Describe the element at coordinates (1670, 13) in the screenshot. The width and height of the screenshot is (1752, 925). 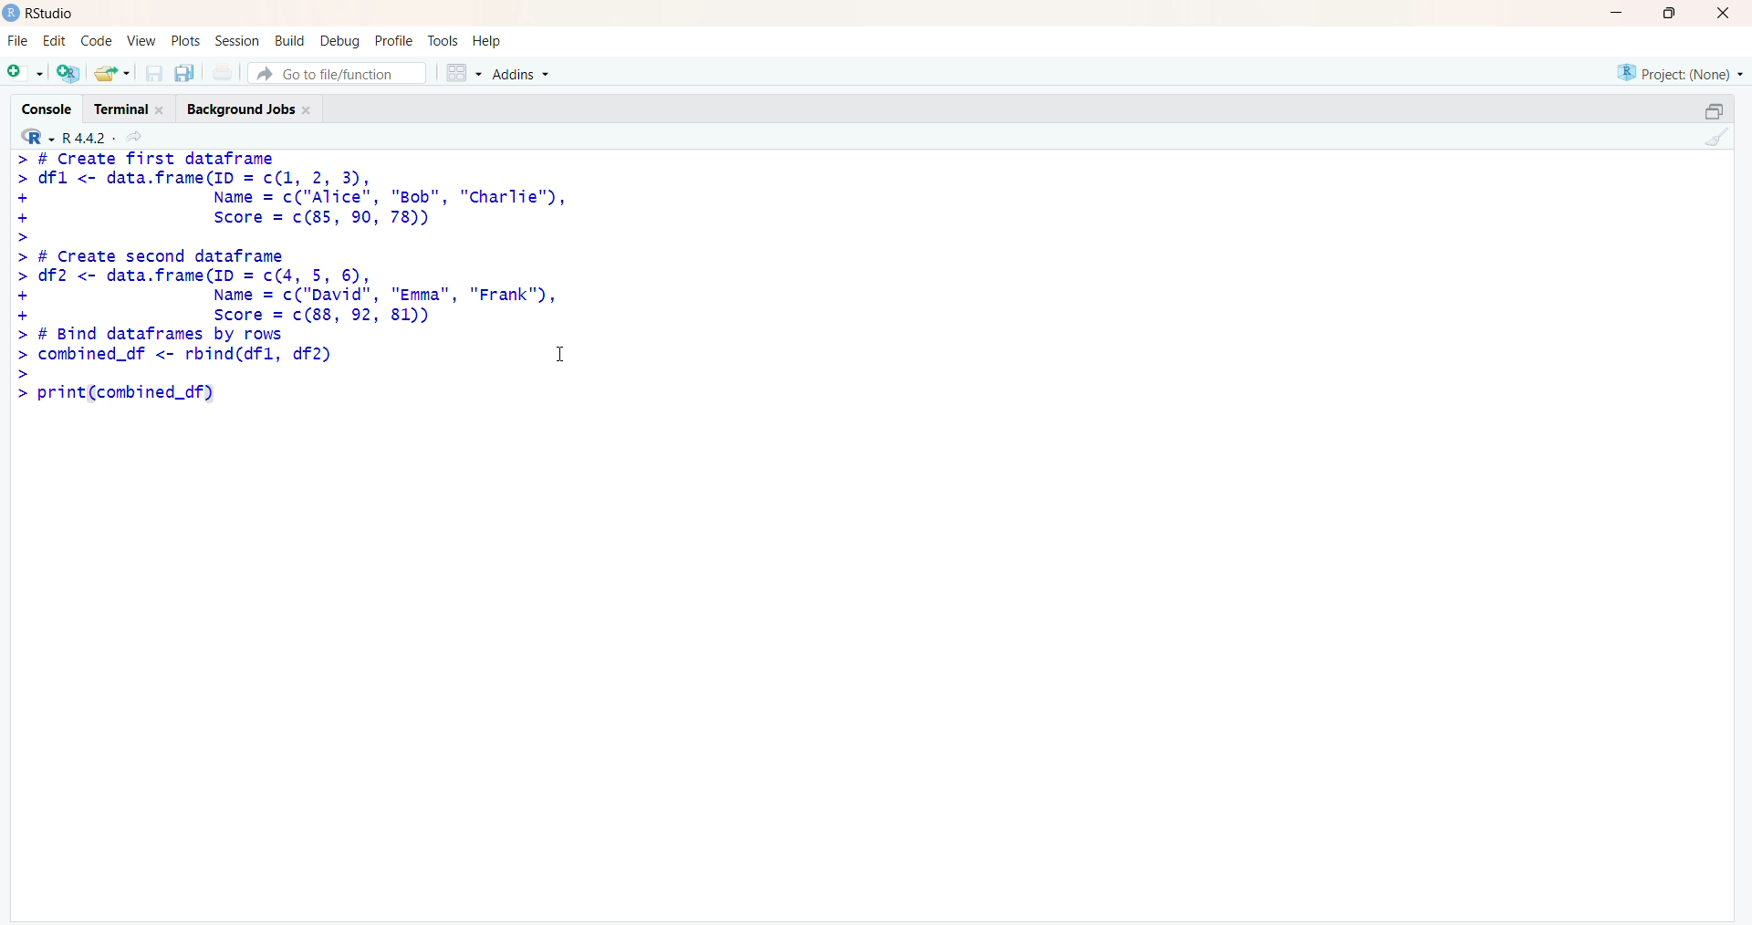
I see `maximize` at that location.